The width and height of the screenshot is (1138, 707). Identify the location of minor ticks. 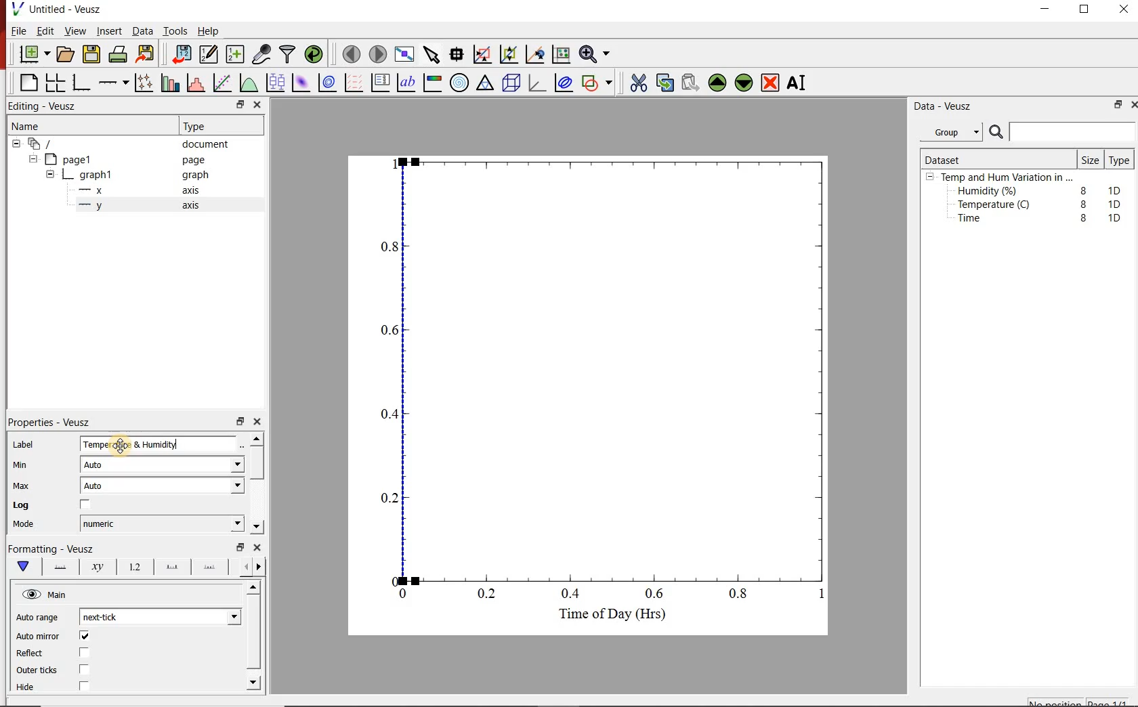
(211, 567).